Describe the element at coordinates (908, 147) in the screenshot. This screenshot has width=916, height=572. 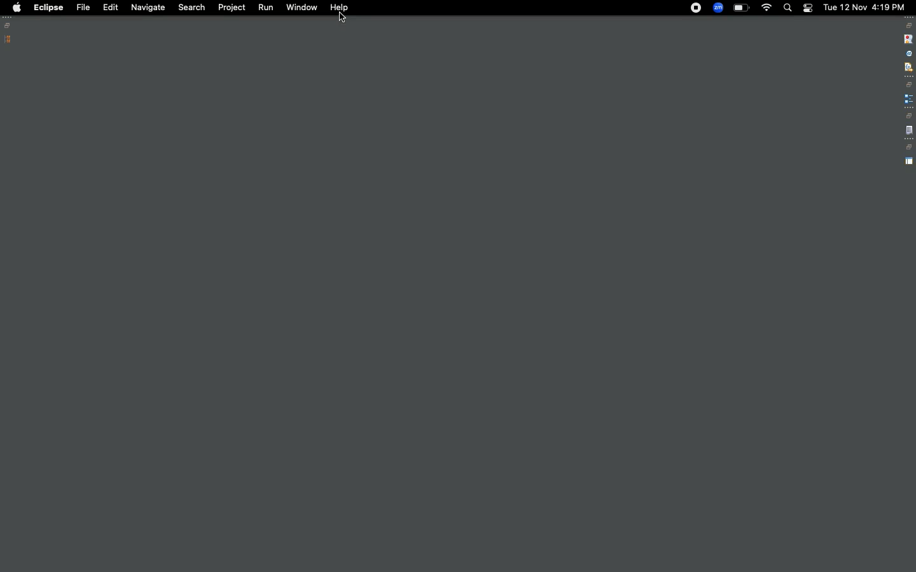
I see `restore` at that location.